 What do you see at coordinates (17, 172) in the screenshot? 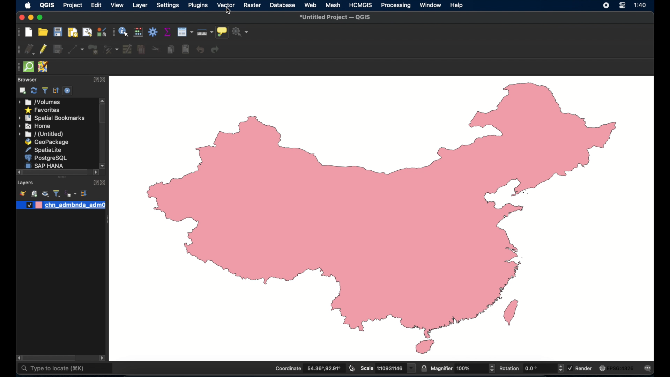
I see `scroll left arrow` at bounding box center [17, 172].